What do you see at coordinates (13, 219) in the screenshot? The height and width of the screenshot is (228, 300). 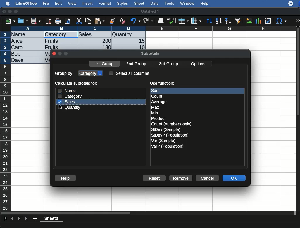 I see `previous sheet` at bounding box center [13, 219].